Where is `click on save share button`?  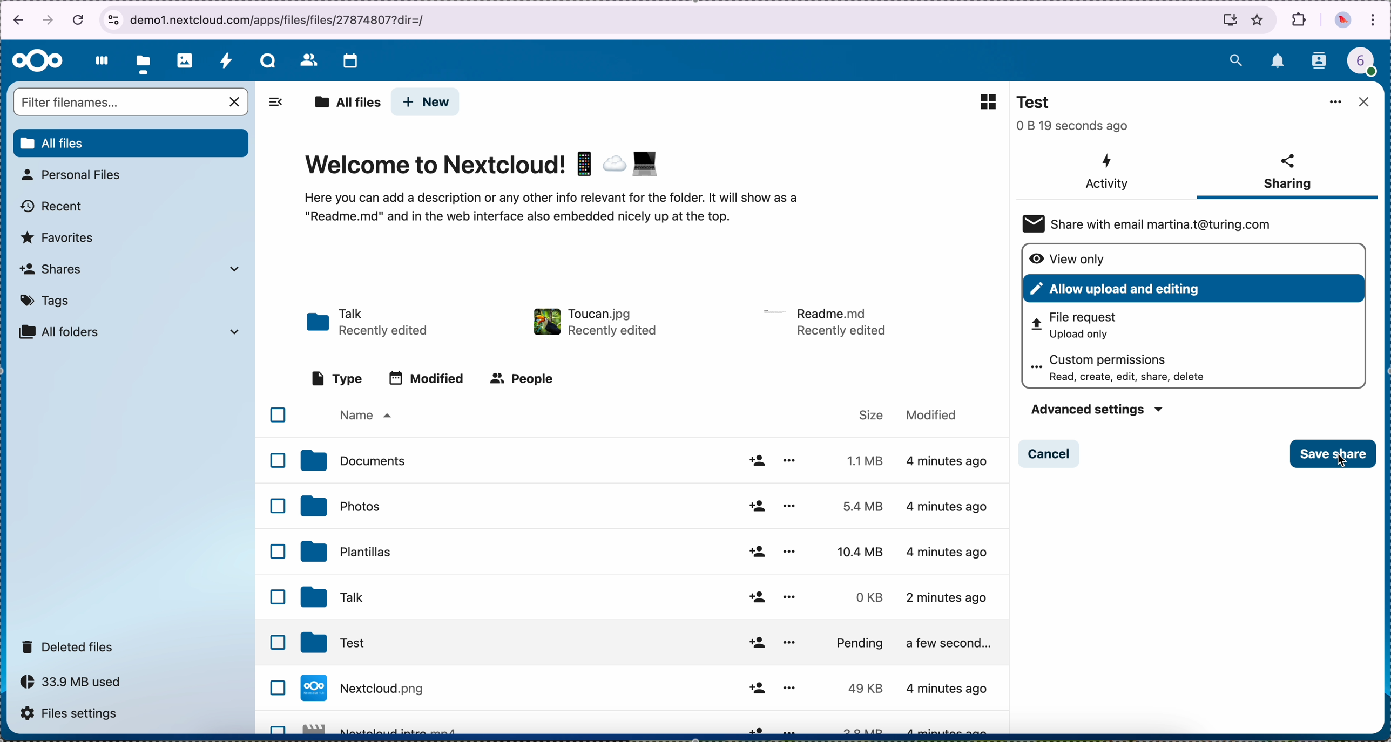 click on save share button is located at coordinates (1334, 455).